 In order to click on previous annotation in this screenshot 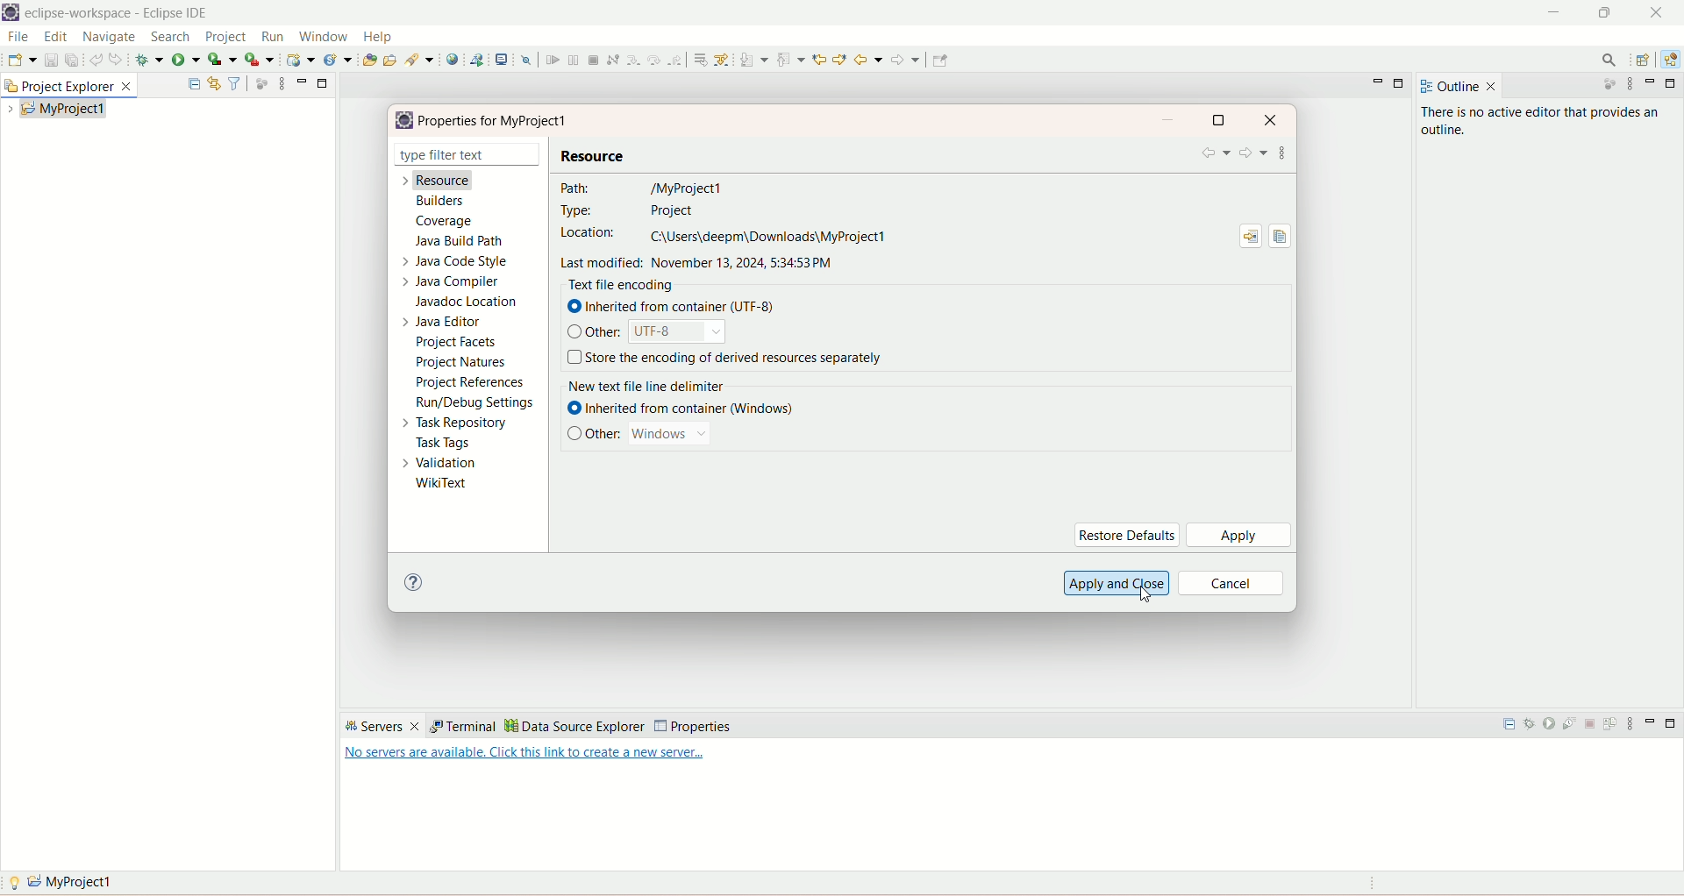, I will do `click(790, 60)`.